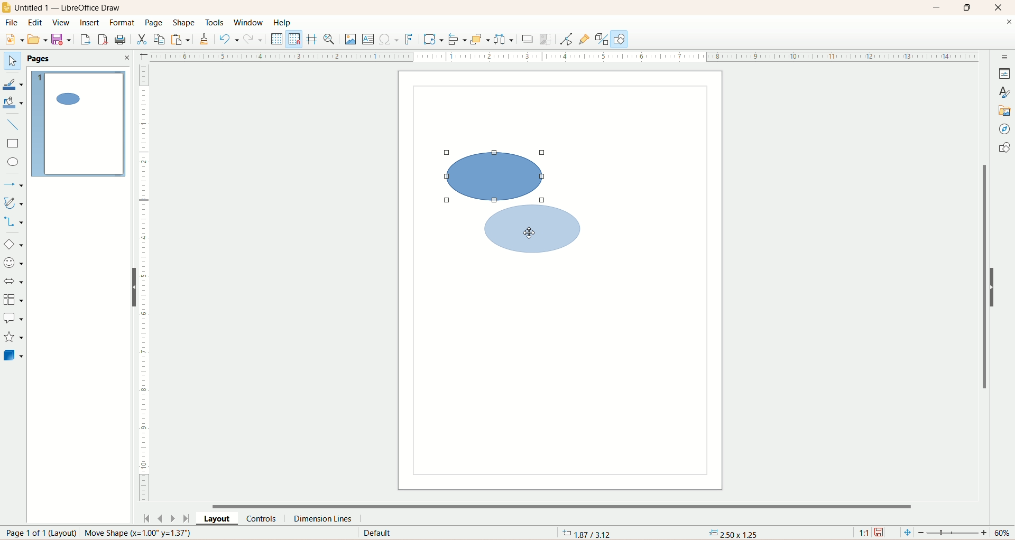  I want to click on undo, so click(229, 39).